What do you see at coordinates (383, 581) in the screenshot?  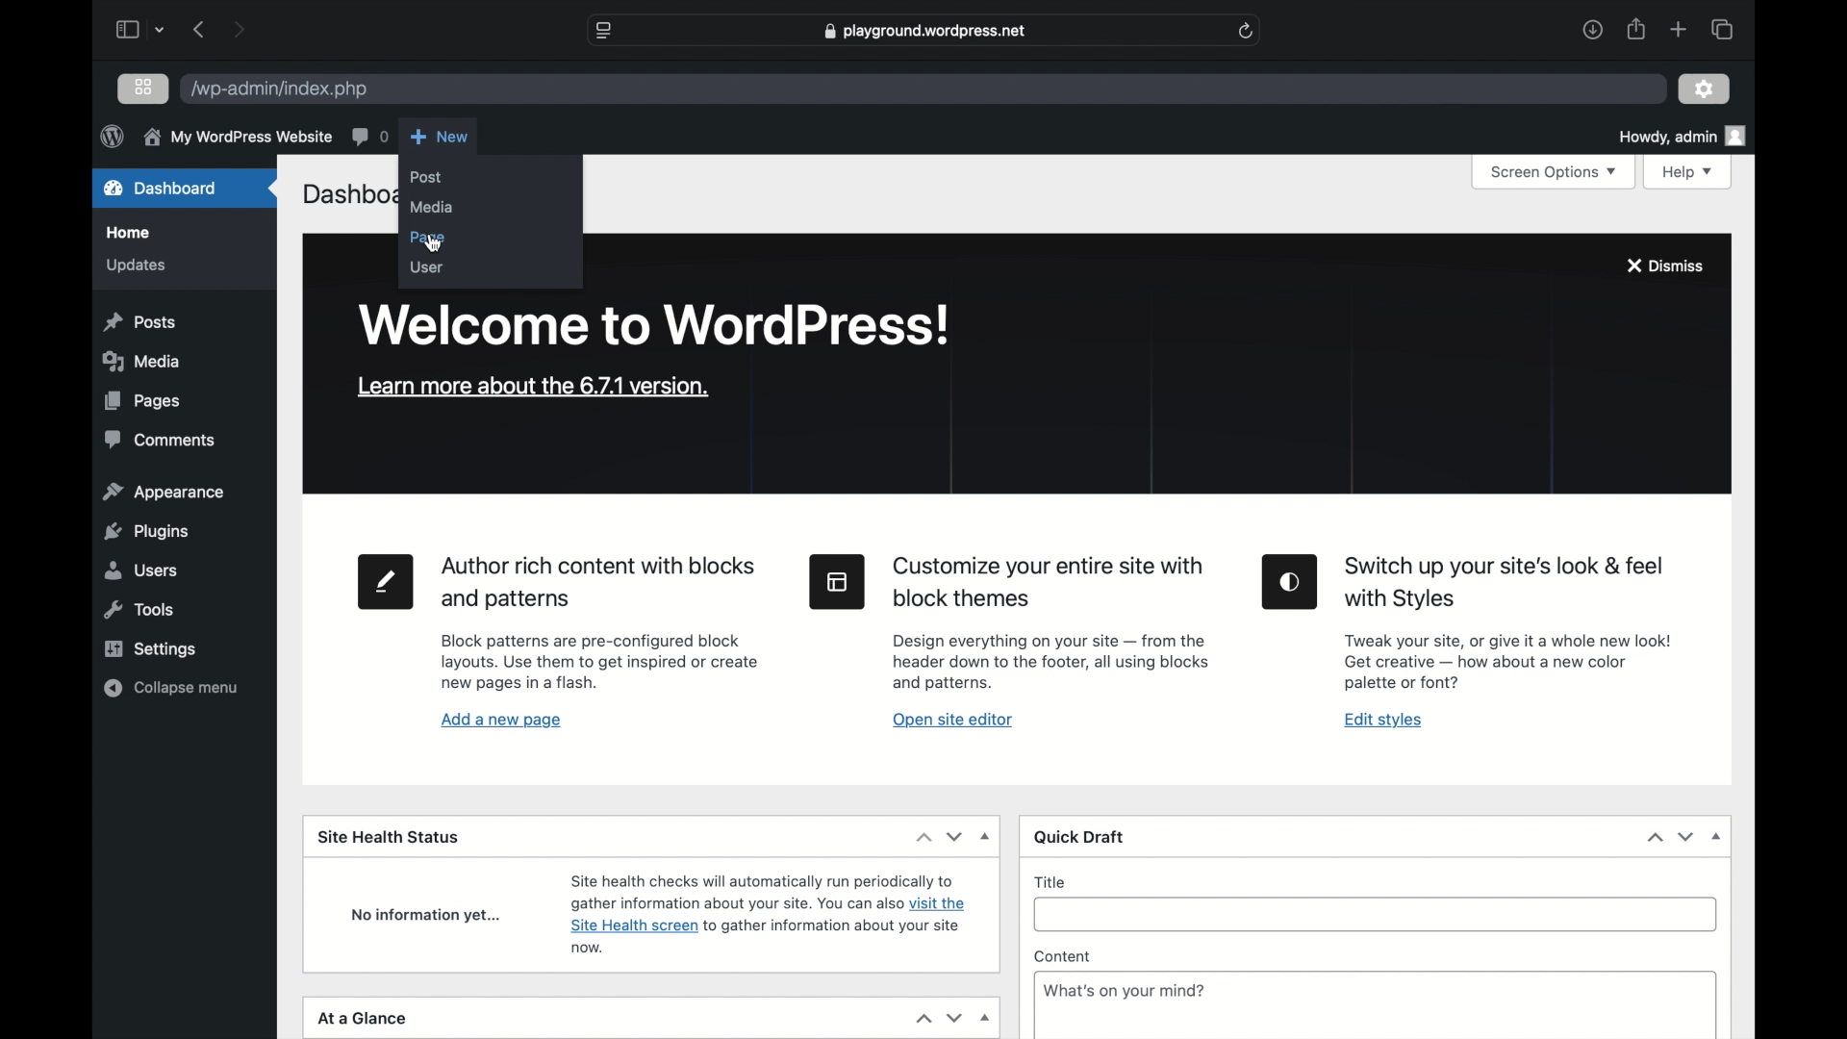 I see `new page` at bounding box center [383, 581].